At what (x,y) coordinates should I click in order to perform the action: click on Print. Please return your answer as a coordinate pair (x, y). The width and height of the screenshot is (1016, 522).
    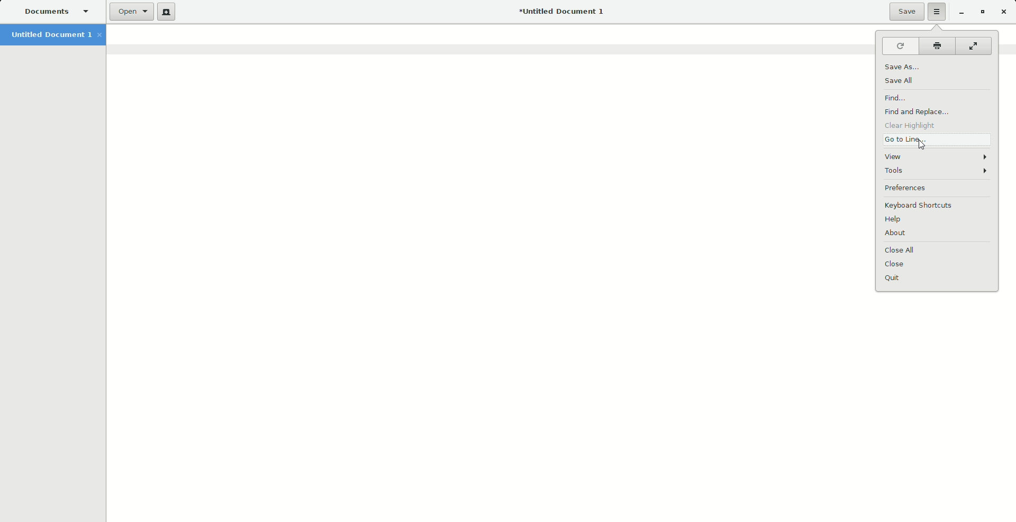
    Looking at the image, I should click on (937, 45).